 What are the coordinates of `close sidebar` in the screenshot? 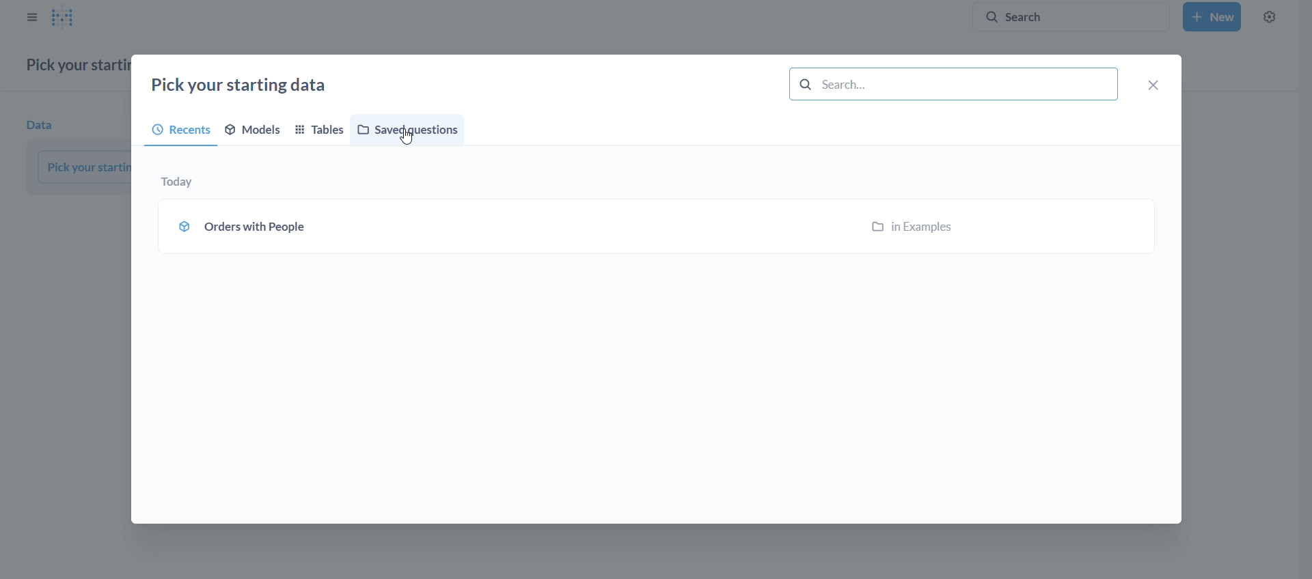 It's located at (31, 17).